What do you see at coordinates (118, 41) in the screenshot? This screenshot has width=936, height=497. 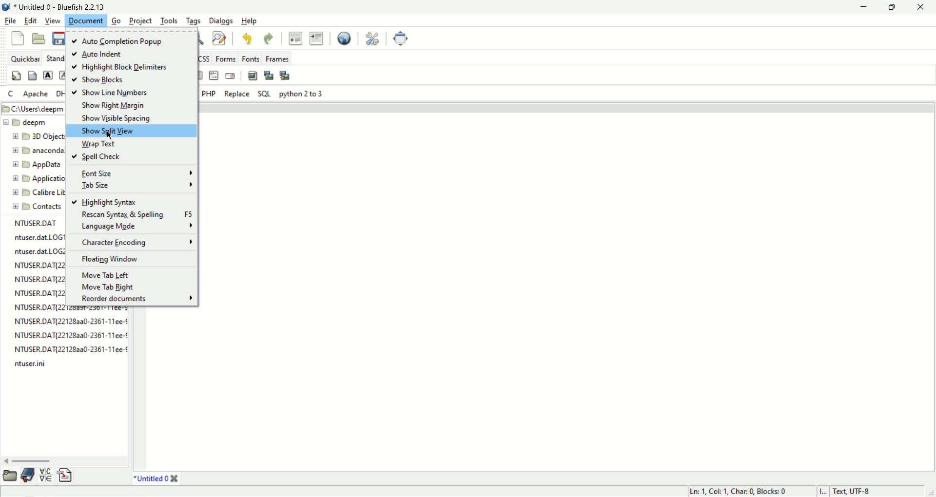 I see `auto completion popup` at bounding box center [118, 41].